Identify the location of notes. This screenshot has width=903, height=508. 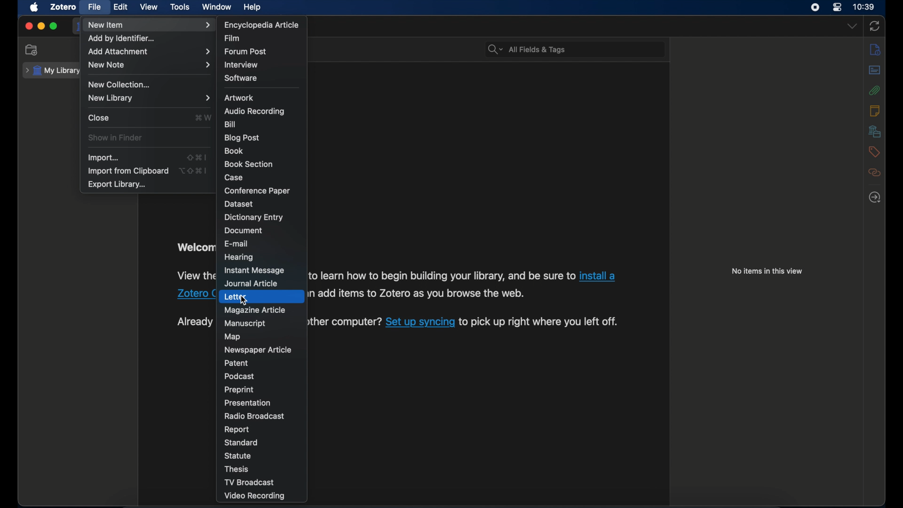
(875, 111).